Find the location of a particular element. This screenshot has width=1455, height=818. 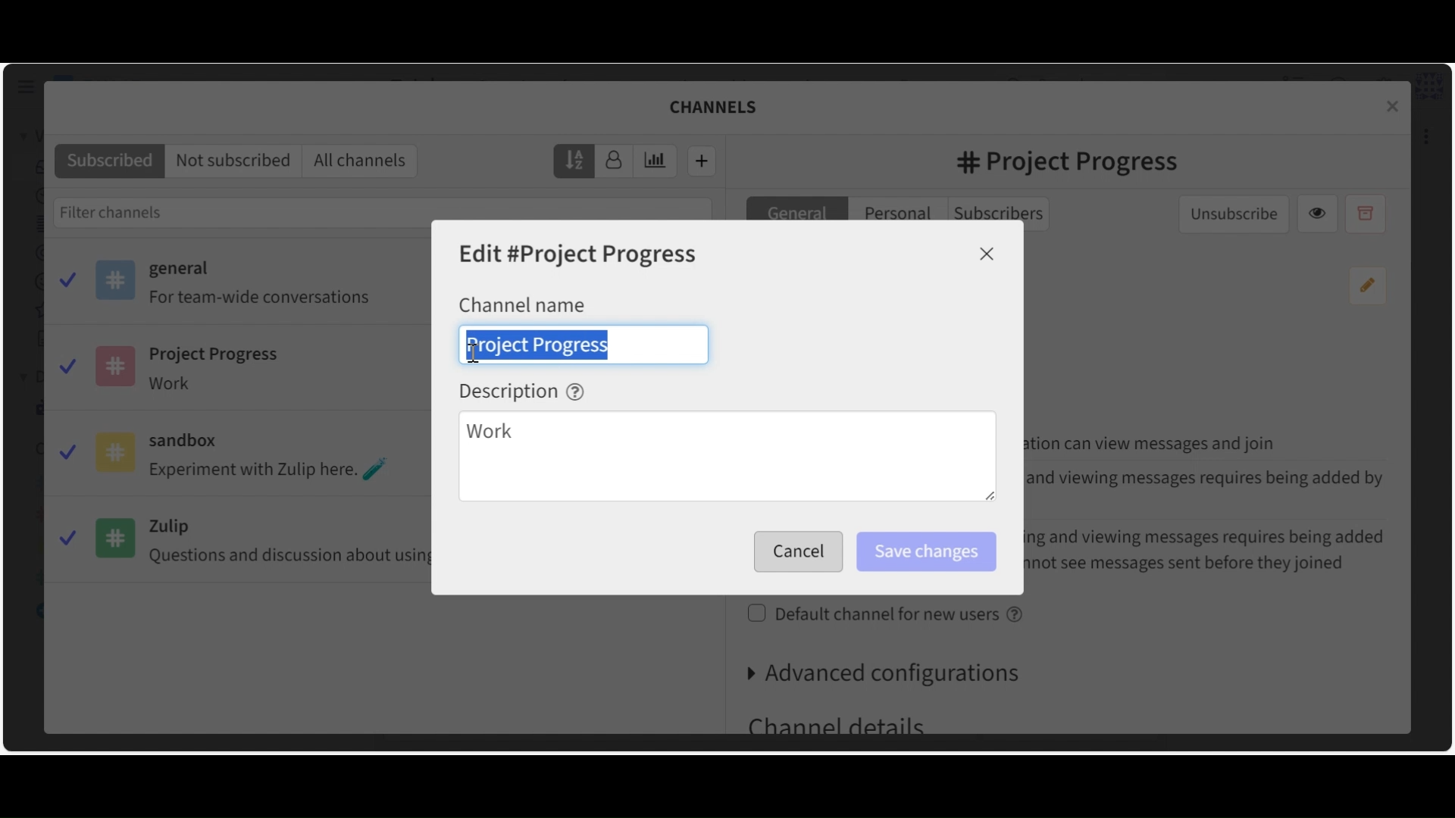

Description is located at coordinates (522, 391).